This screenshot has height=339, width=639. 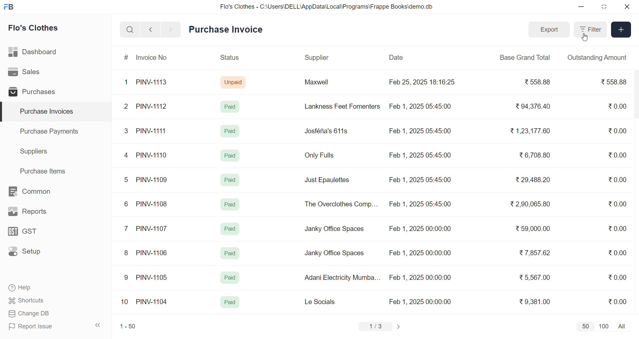 I want to click on 3, so click(x=126, y=131).